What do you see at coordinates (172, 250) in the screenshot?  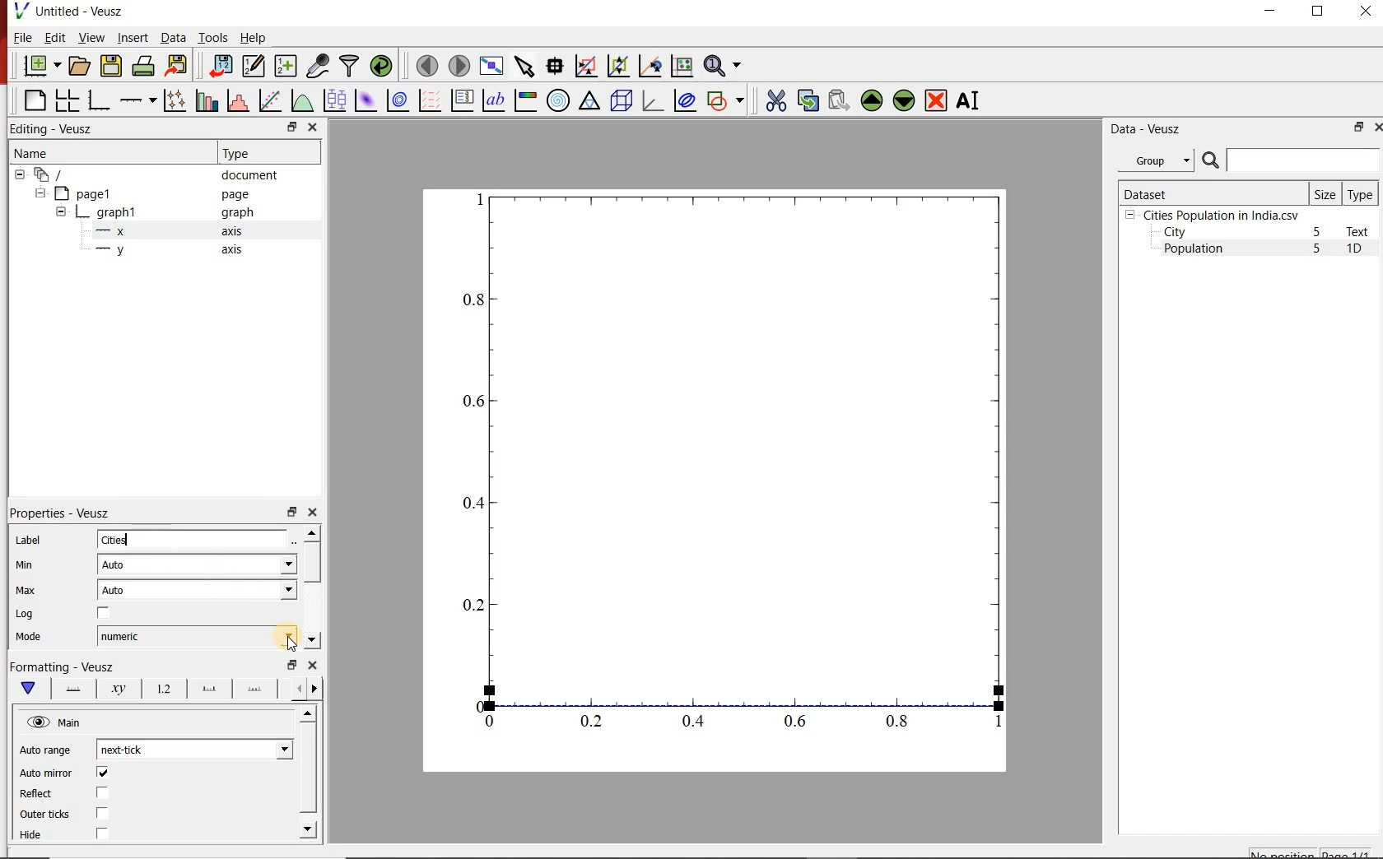 I see `y axis` at bounding box center [172, 250].